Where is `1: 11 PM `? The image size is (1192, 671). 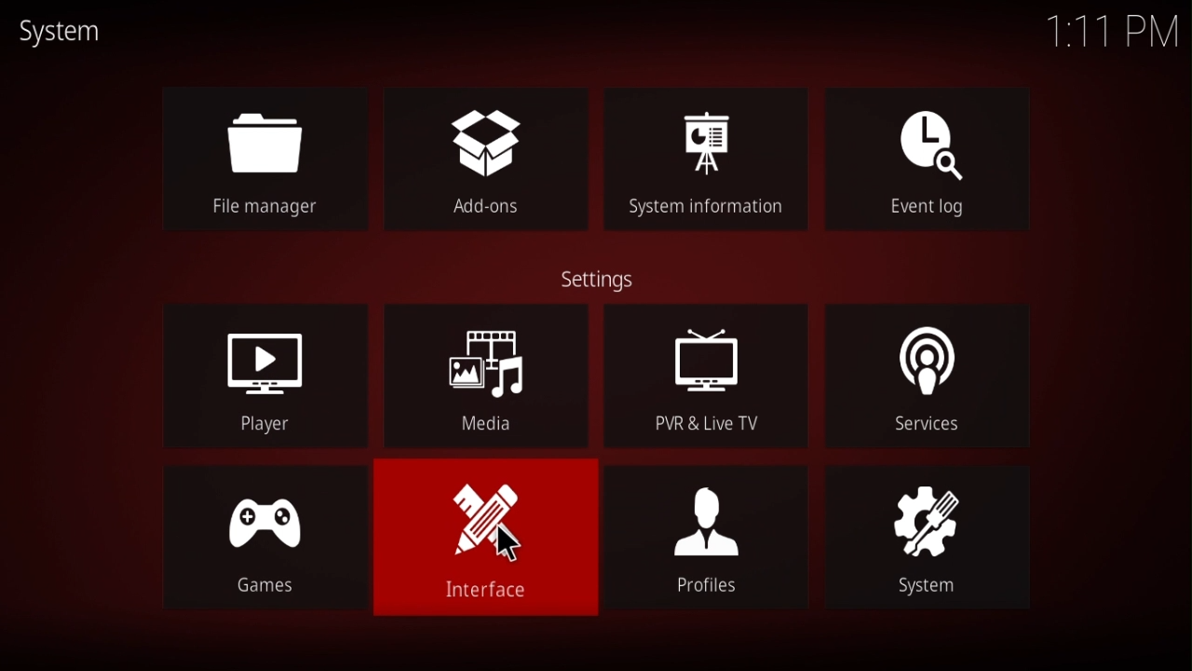
1: 11 PM  is located at coordinates (1098, 35).